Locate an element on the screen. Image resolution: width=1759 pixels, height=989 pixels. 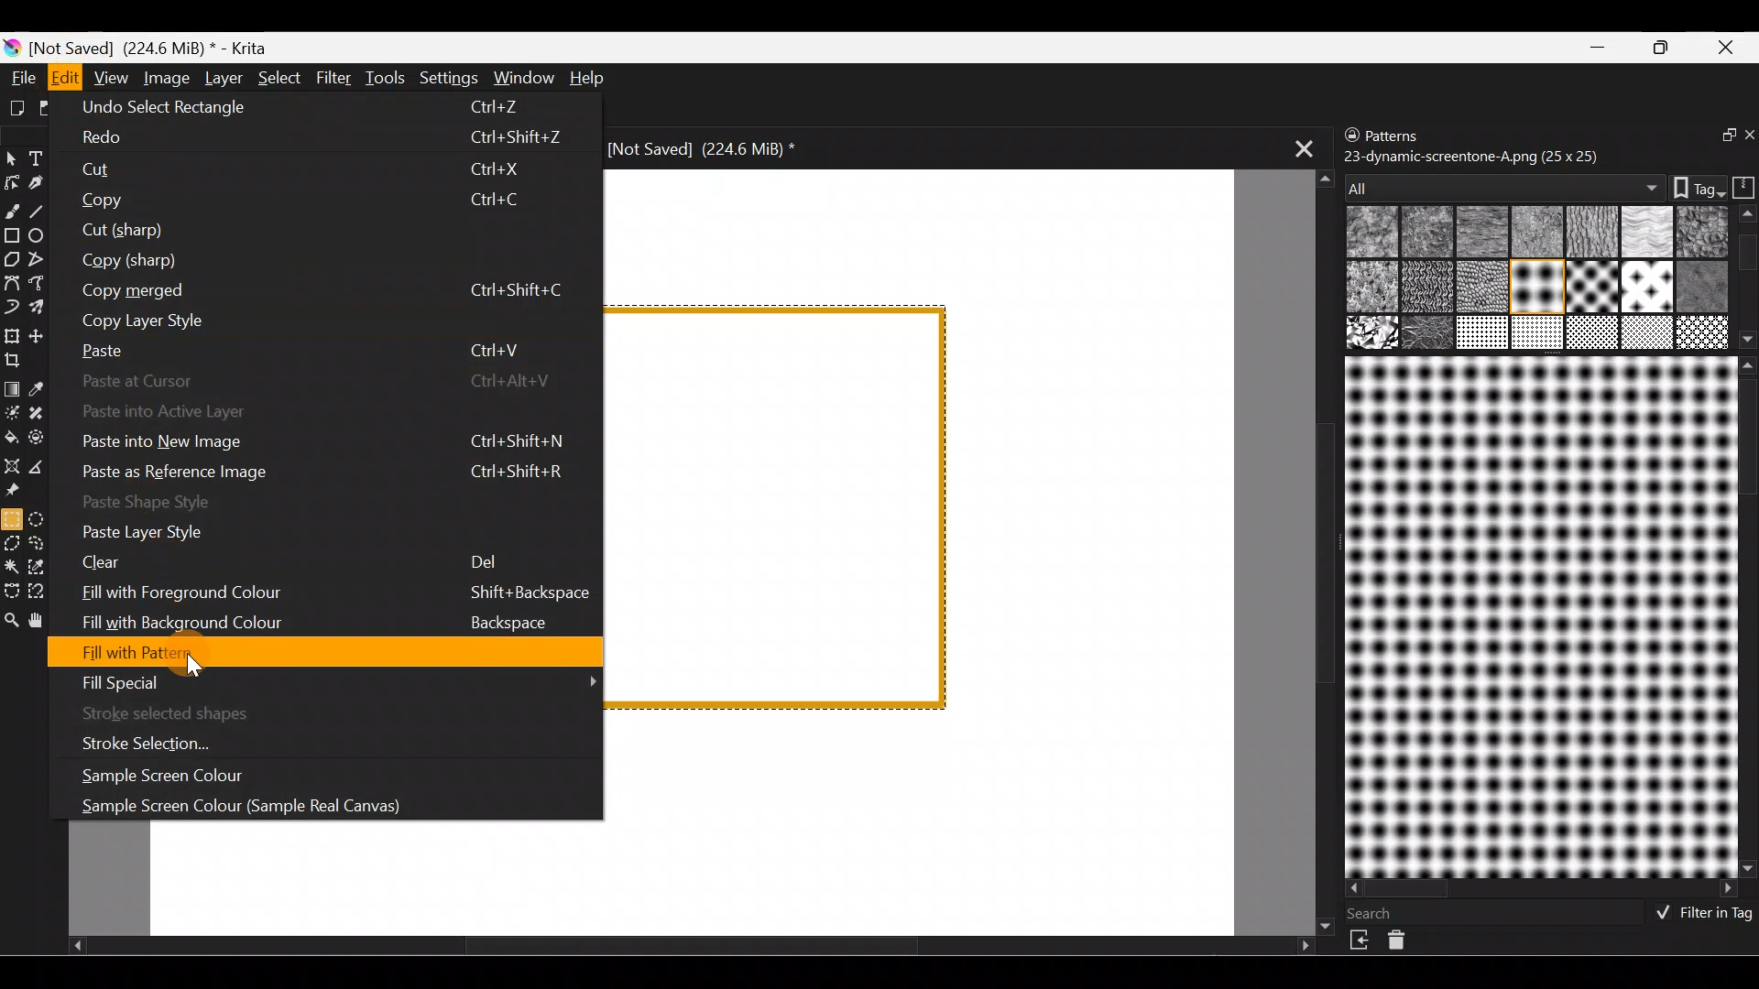
Scroll bar is located at coordinates (1747, 616).